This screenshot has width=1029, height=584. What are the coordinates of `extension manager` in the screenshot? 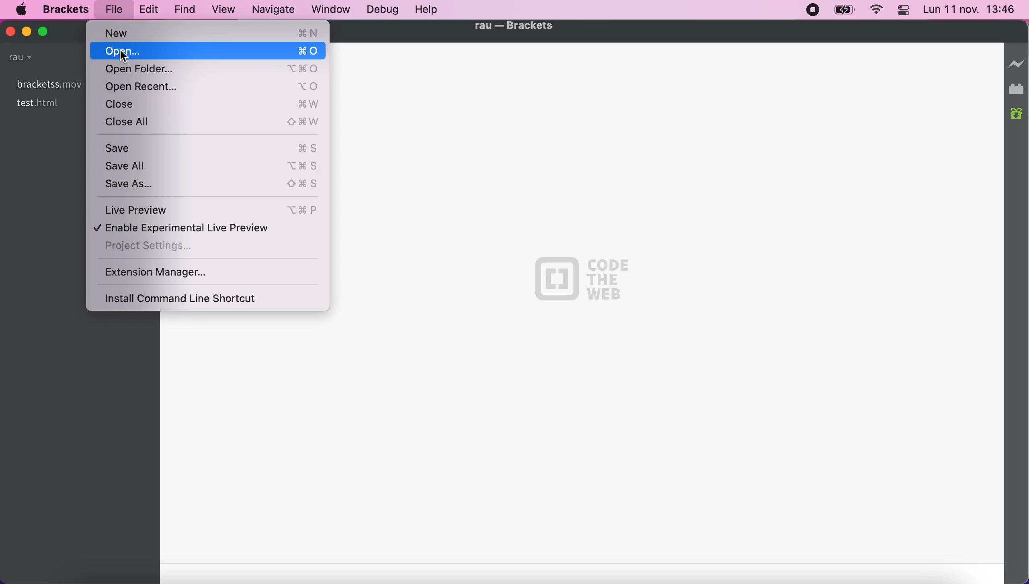 It's located at (165, 273).